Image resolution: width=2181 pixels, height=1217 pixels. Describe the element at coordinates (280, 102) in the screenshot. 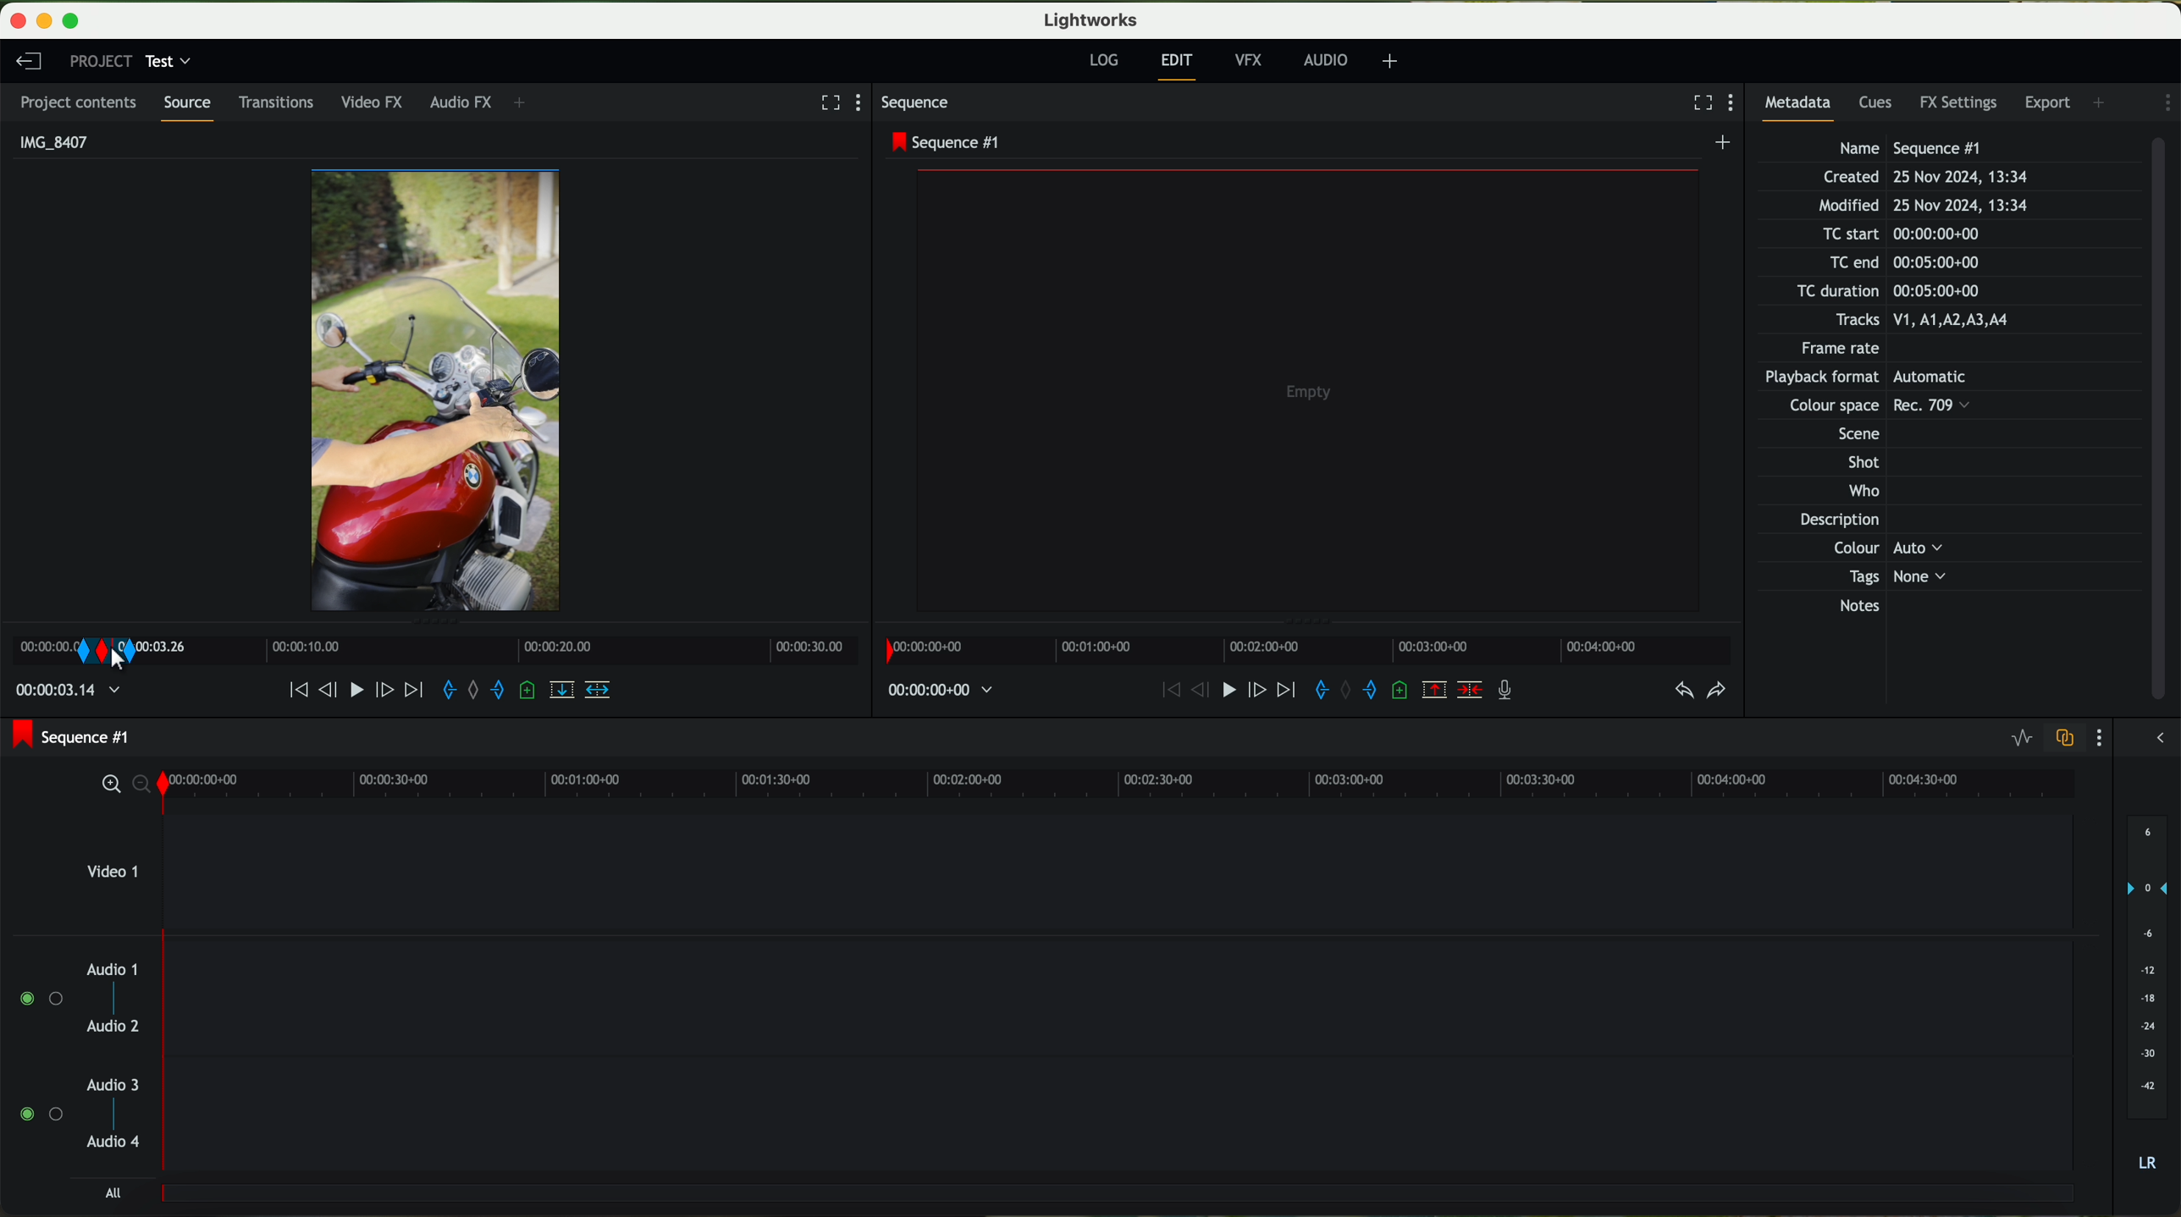

I see `transitions` at that location.